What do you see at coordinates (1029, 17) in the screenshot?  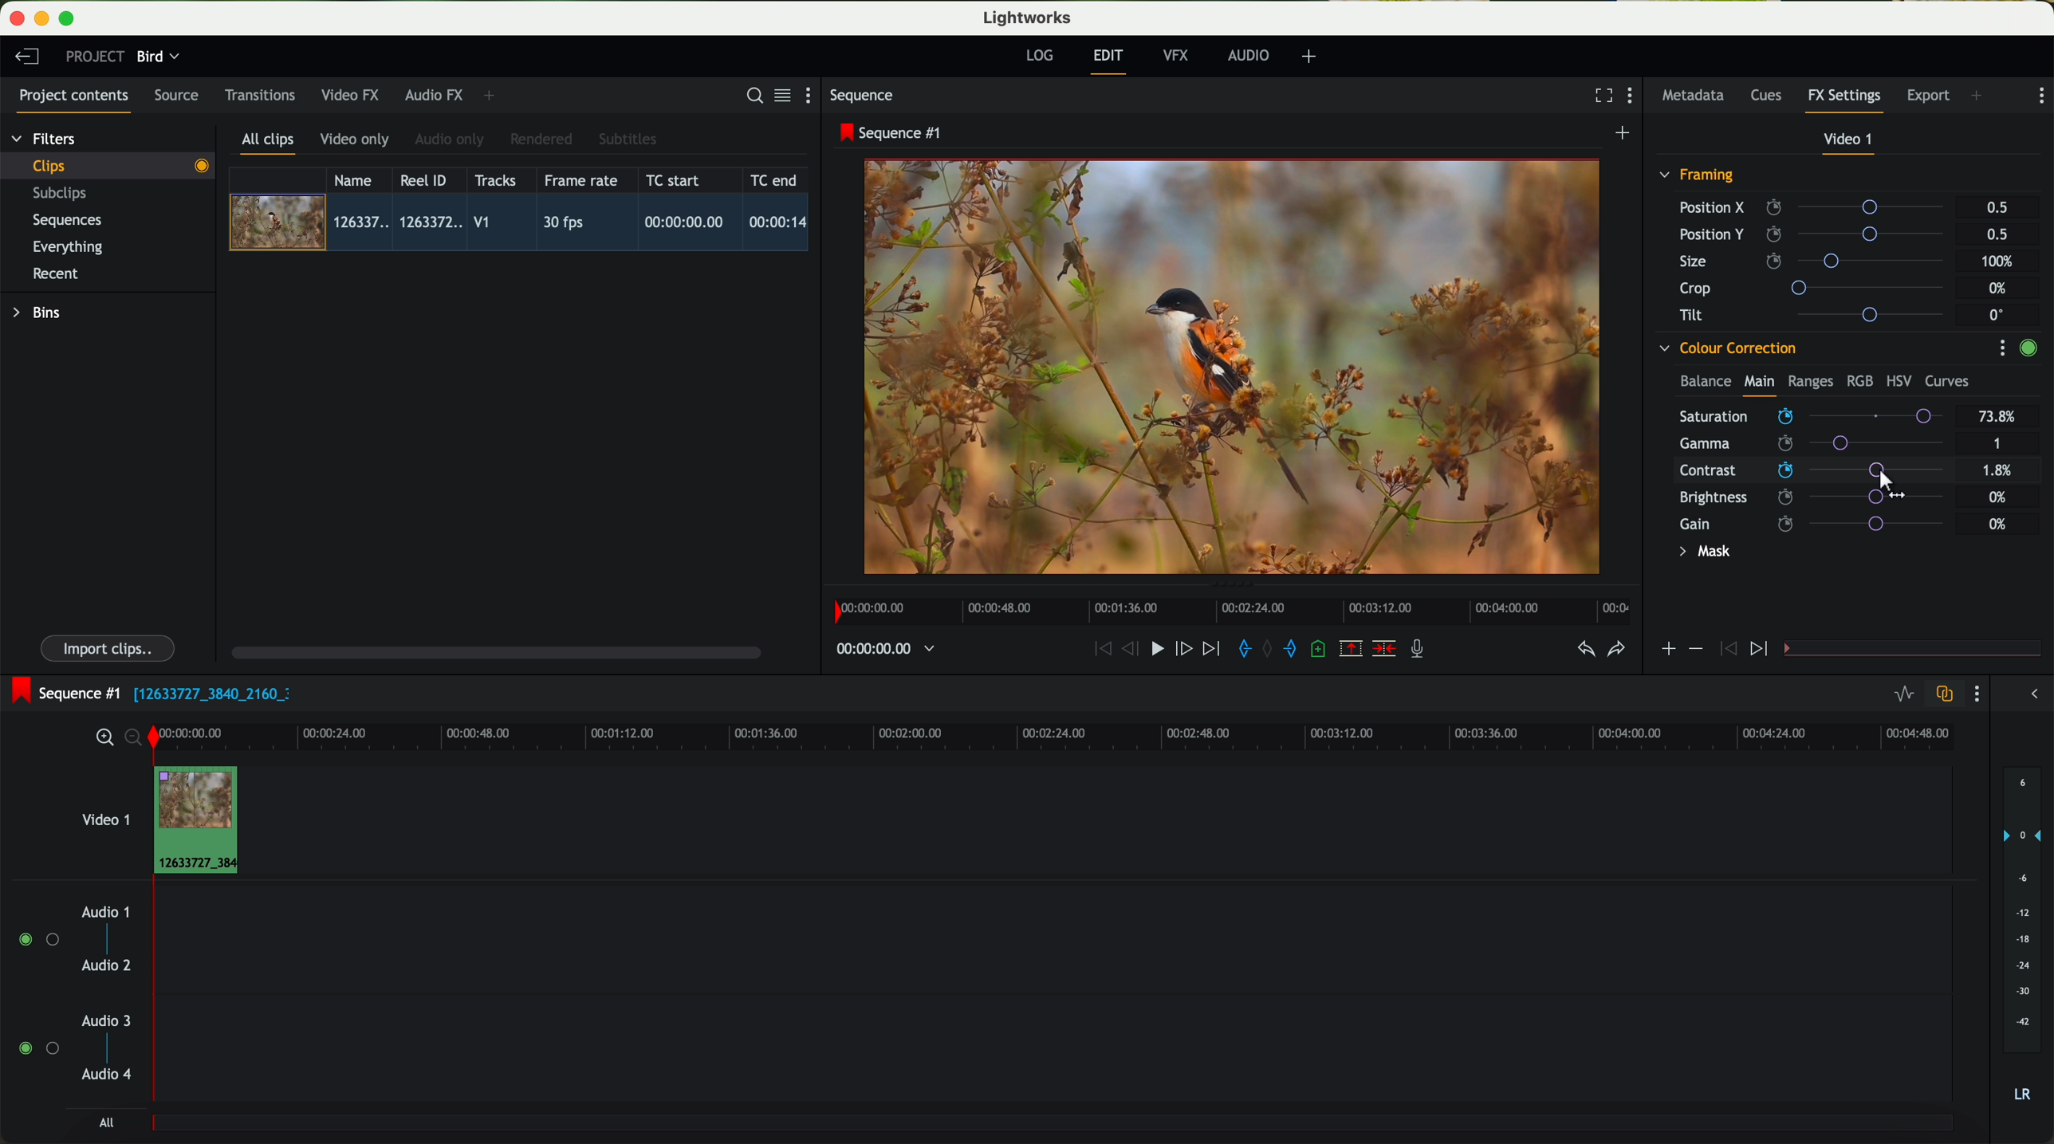 I see `Lightworks` at bounding box center [1029, 17].